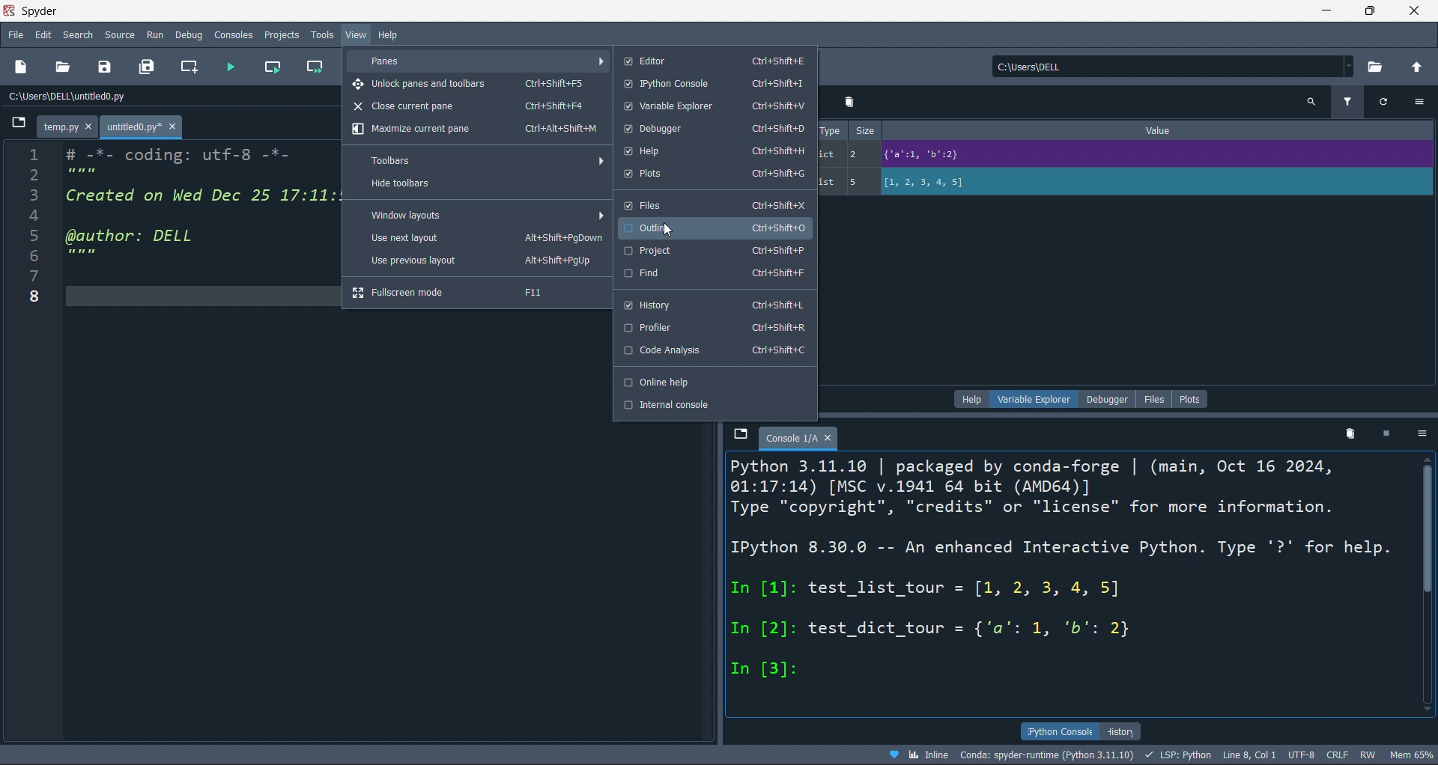 This screenshot has width=1438, height=765. What do you see at coordinates (715, 227) in the screenshot?
I see `outline` at bounding box center [715, 227].